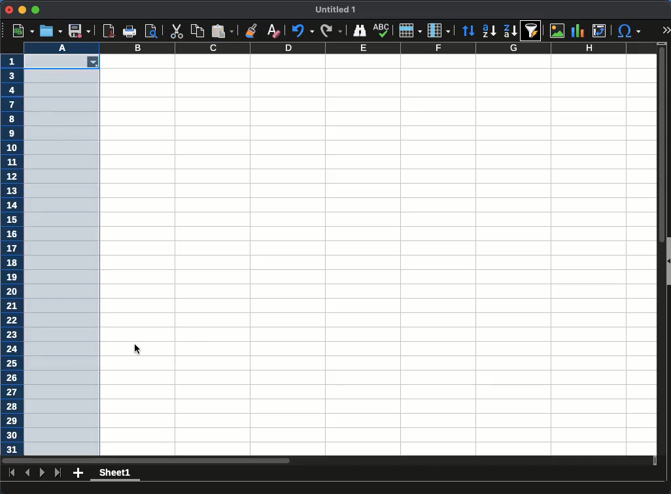  I want to click on redo, so click(330, 31).